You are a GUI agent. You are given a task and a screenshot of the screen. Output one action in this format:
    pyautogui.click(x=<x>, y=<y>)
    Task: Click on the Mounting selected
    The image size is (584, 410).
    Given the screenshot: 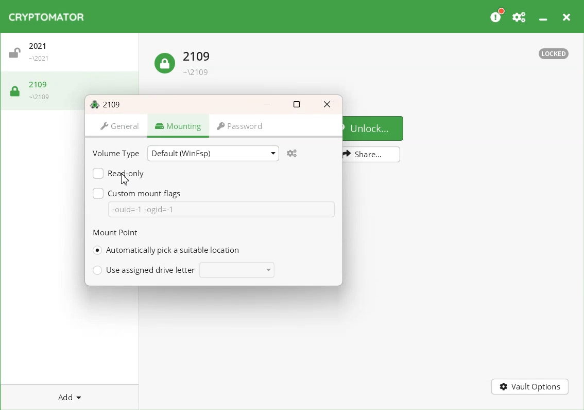 What is the action you would take?
    pyautogui.click(x=178, y=127)
    